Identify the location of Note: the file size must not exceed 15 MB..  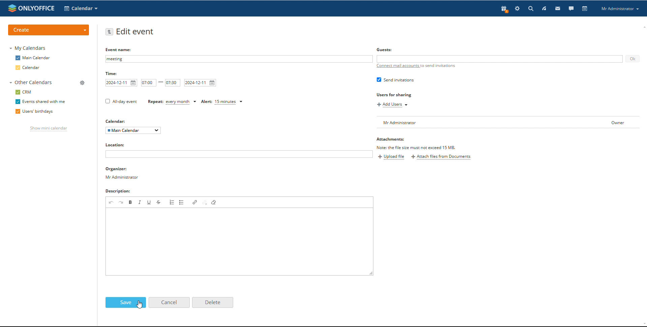
(417, 147).